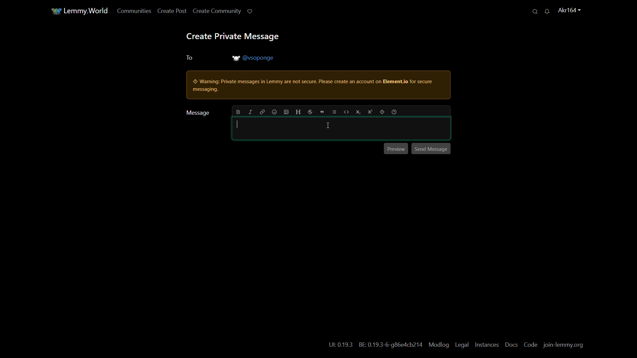 Image resolution: width=637 pixels, height=358 pixels. I want to click on message bar, so click(275, 130).